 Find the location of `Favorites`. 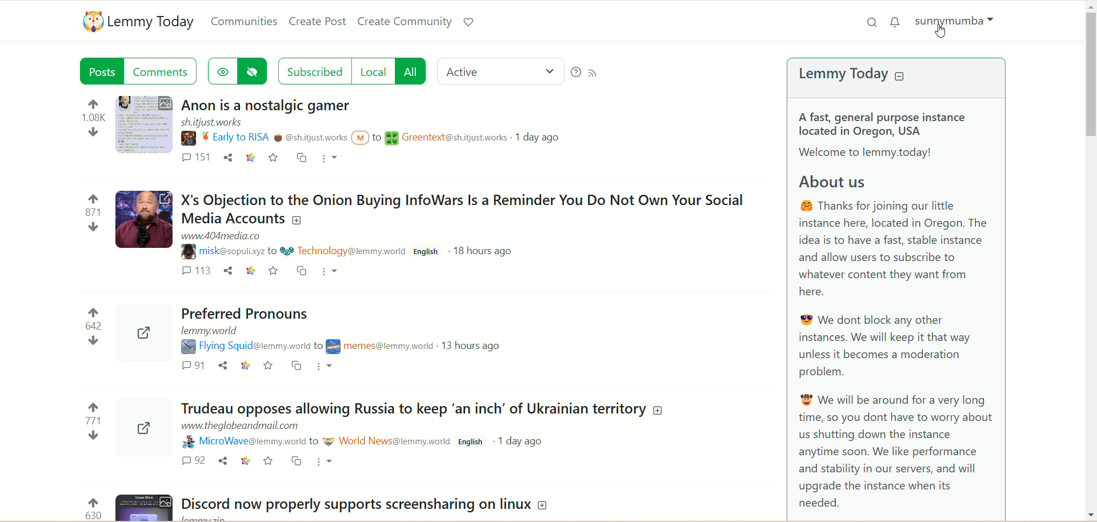

Favorites is located at coordinates (269, 366).